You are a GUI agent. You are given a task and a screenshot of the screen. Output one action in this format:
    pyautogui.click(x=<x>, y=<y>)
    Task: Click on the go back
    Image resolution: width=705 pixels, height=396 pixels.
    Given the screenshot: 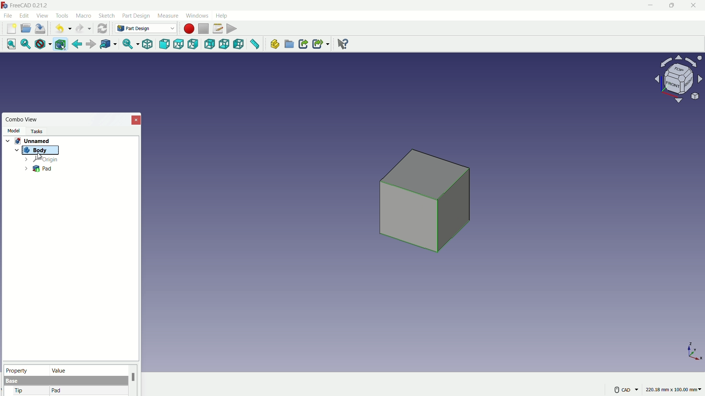 What is the action you would take?
    pyautogui.click(x=77, y=44)
    